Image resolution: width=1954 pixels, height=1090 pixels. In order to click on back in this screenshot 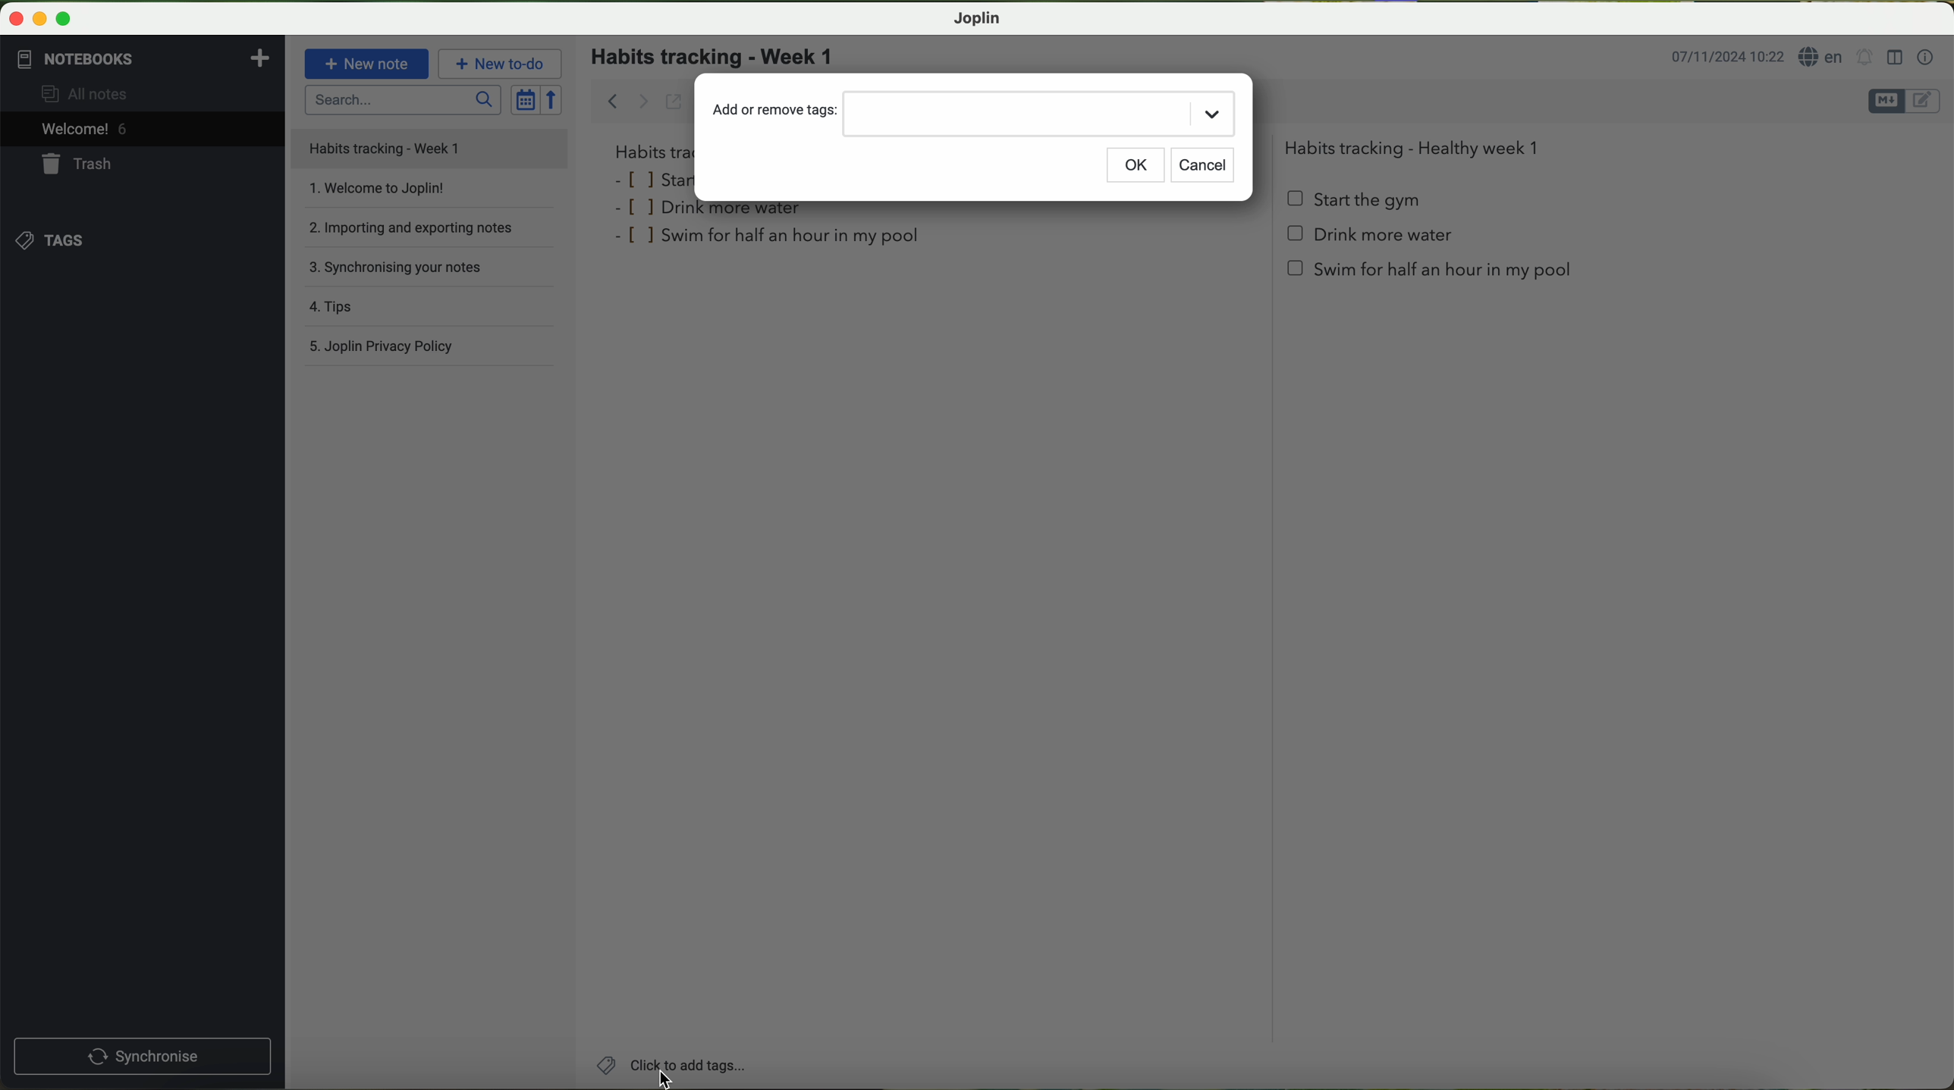, I will do `click(608, 99)`.